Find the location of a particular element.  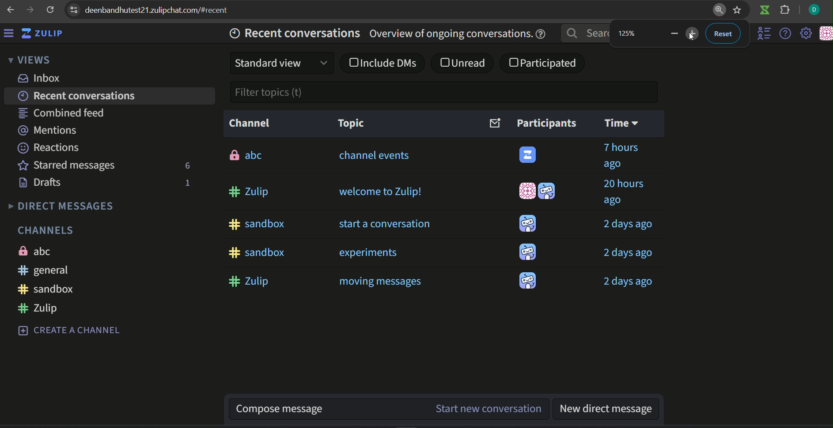

profile icon is located at coordinates (814, 10).